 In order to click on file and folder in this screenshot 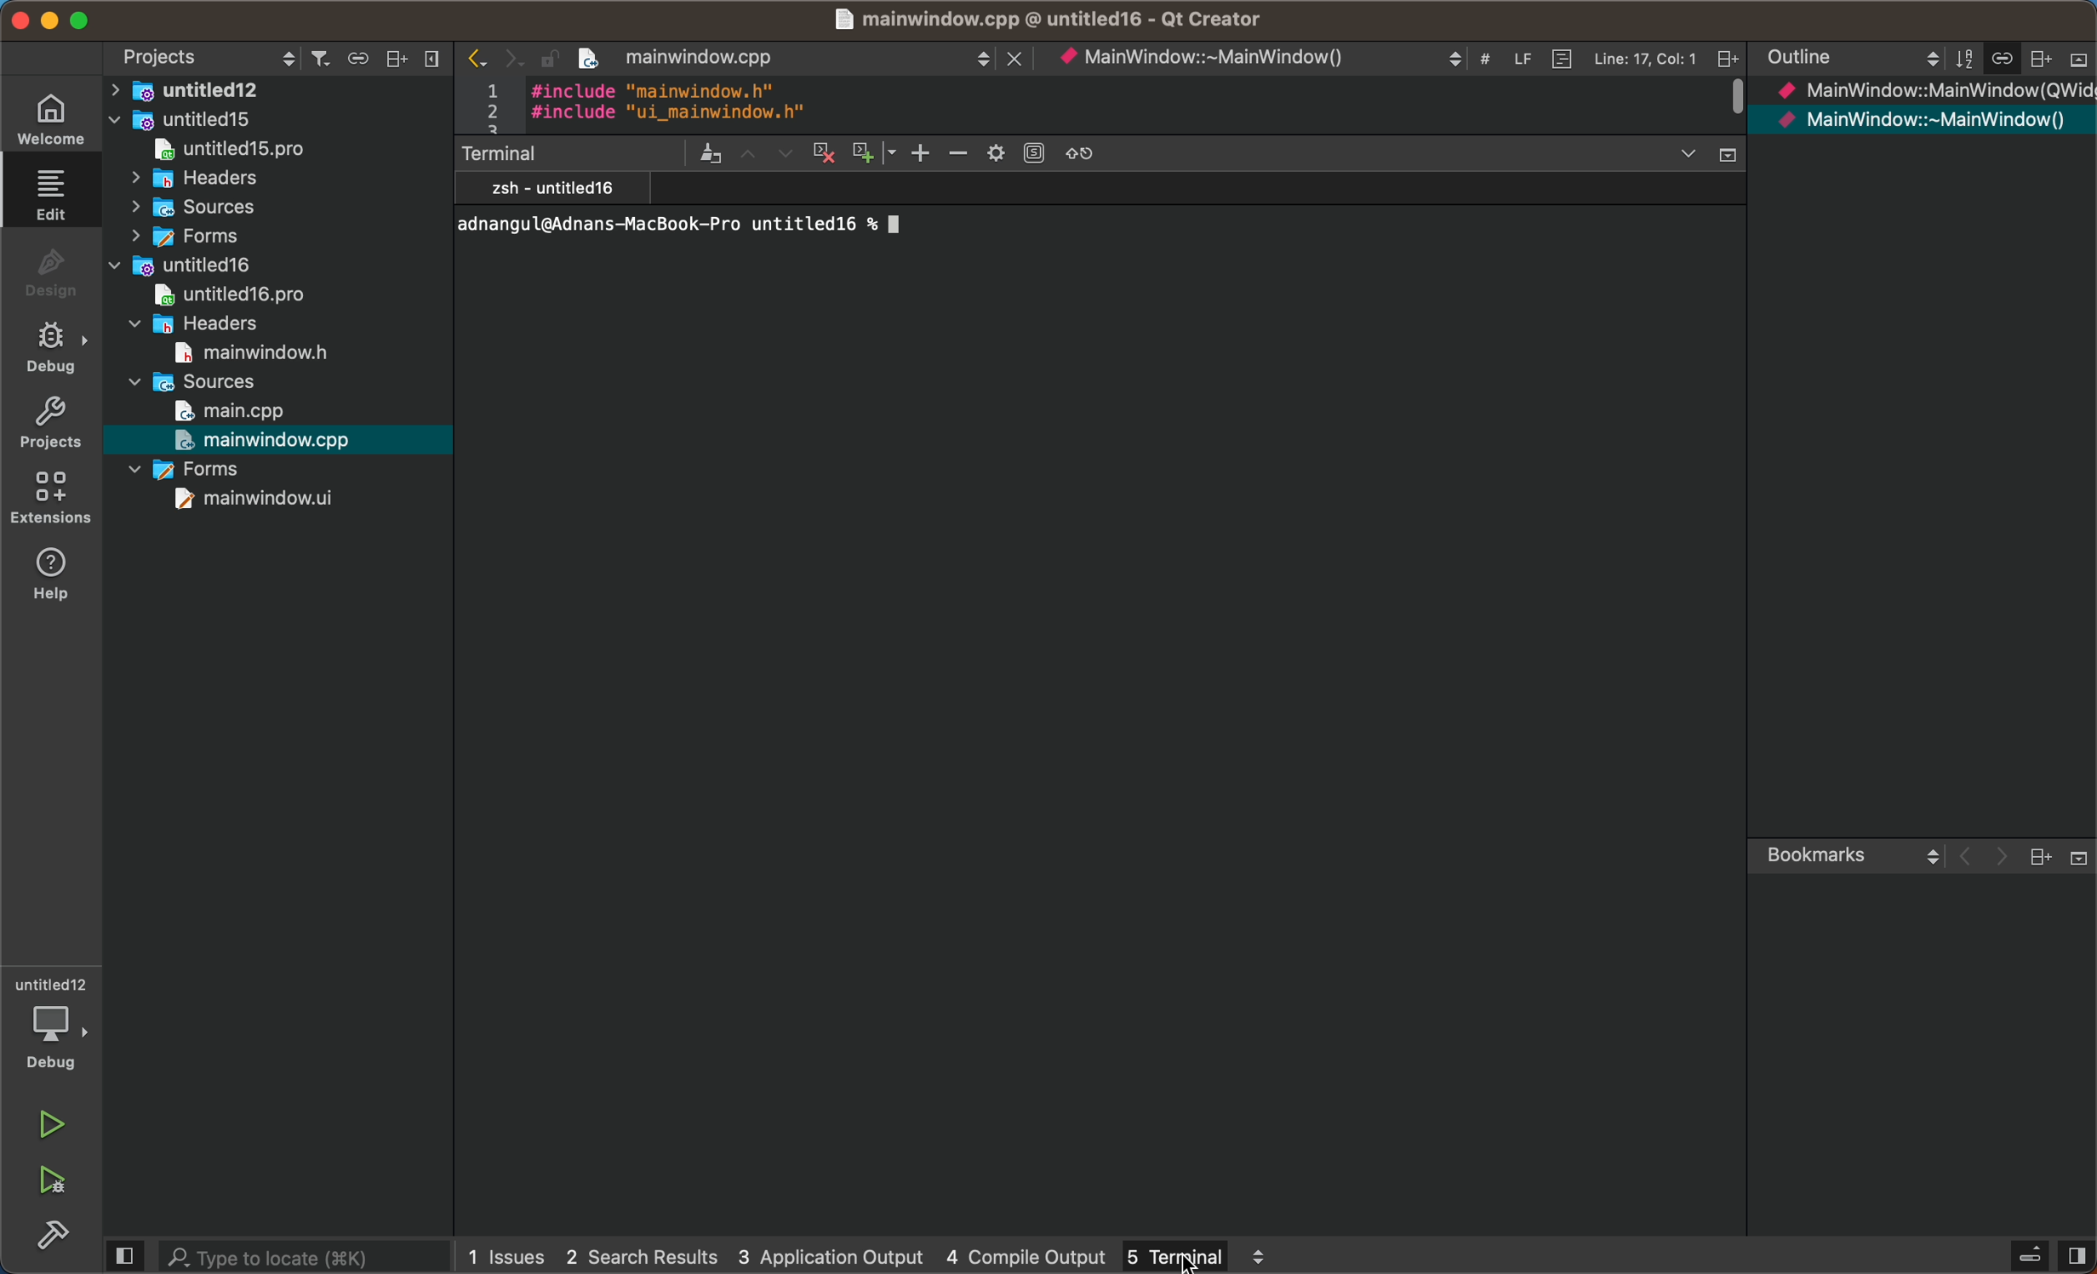, I will do `click(222, 323)`.